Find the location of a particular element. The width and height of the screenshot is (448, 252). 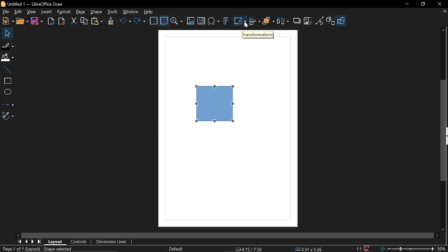

Insert equation is located at coordinates (214, 21).